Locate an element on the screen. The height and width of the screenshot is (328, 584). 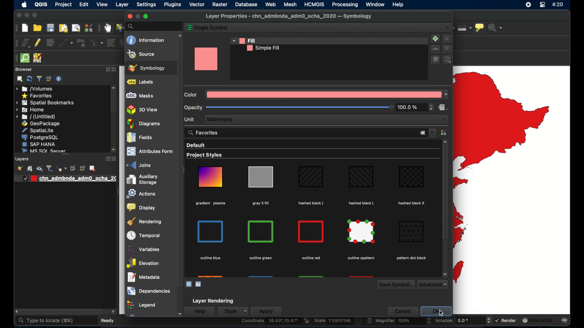
close is located at coordinates (18, 16).